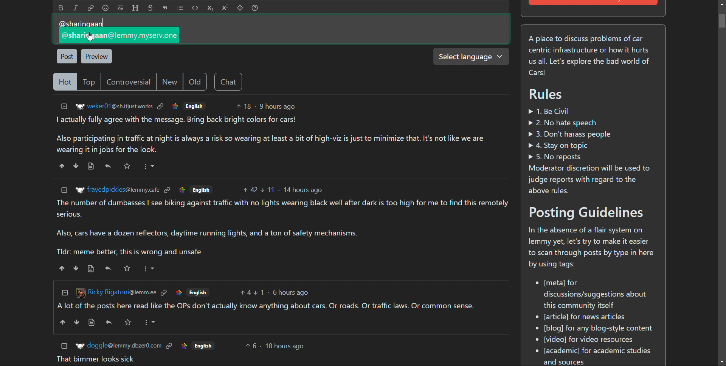 The image size is (726, 366). Describe the element at coordinates (195, 8) in the screenshot. I see `code` at that location.